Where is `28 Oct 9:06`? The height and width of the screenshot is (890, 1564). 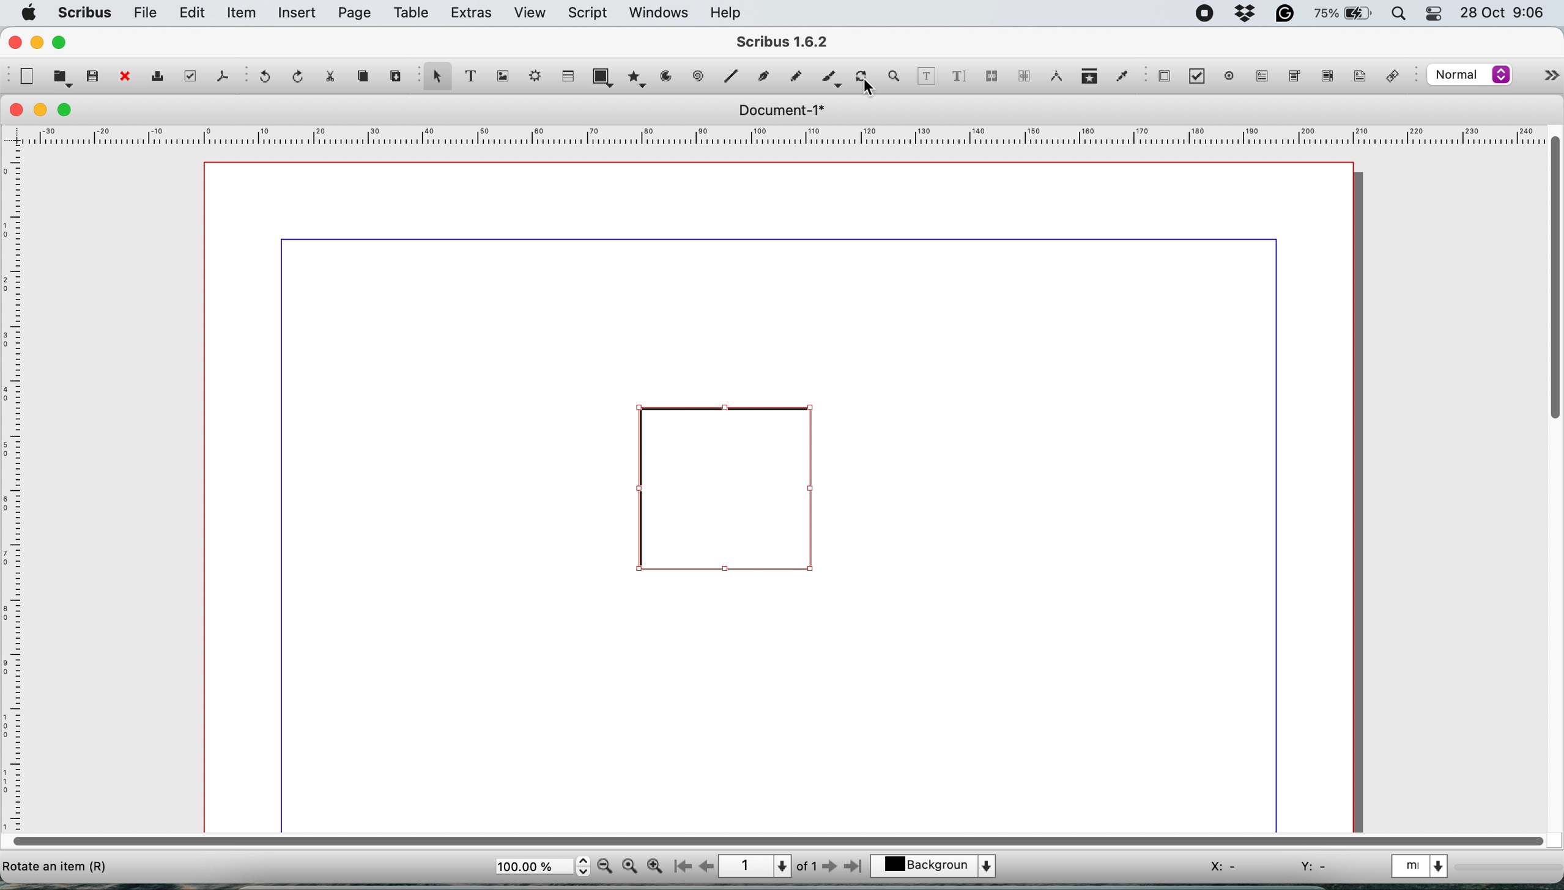 28 Oct 9:06 is located at coordinates (1499, 12).